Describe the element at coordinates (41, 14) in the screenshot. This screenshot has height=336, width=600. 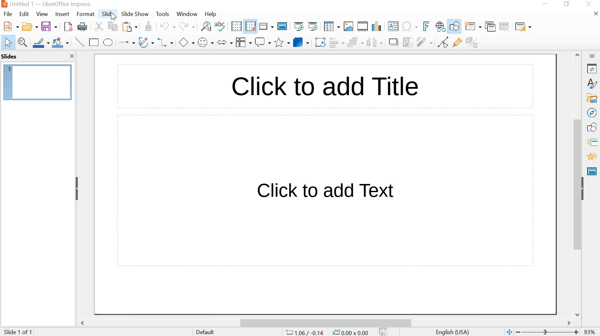
I see `VIEW` at that location.